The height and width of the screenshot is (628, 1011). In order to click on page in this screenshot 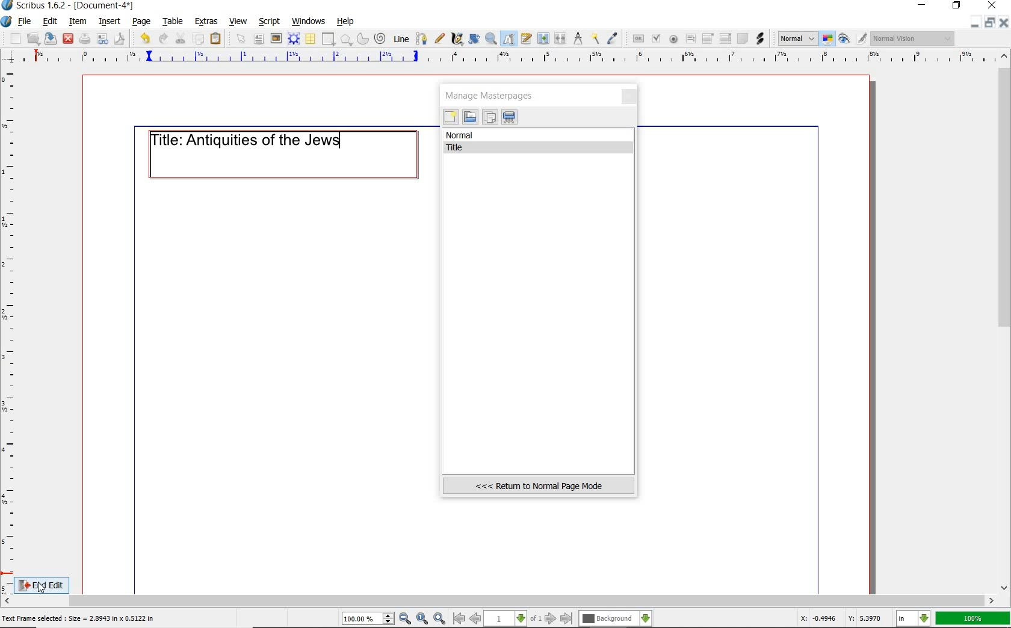, I will do `click(142, 20)`.